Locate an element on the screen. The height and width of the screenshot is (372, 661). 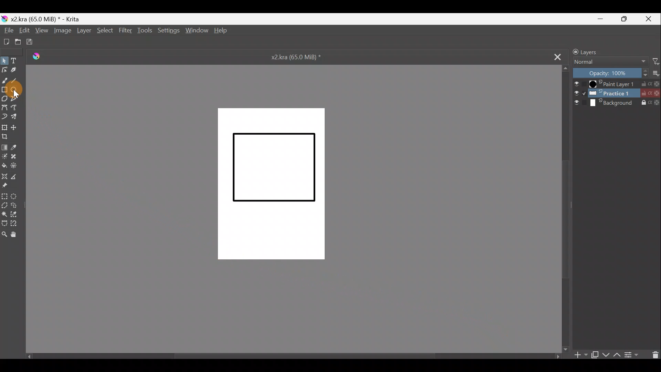
Paint Layer 1 is located at coordinates (617, 83).